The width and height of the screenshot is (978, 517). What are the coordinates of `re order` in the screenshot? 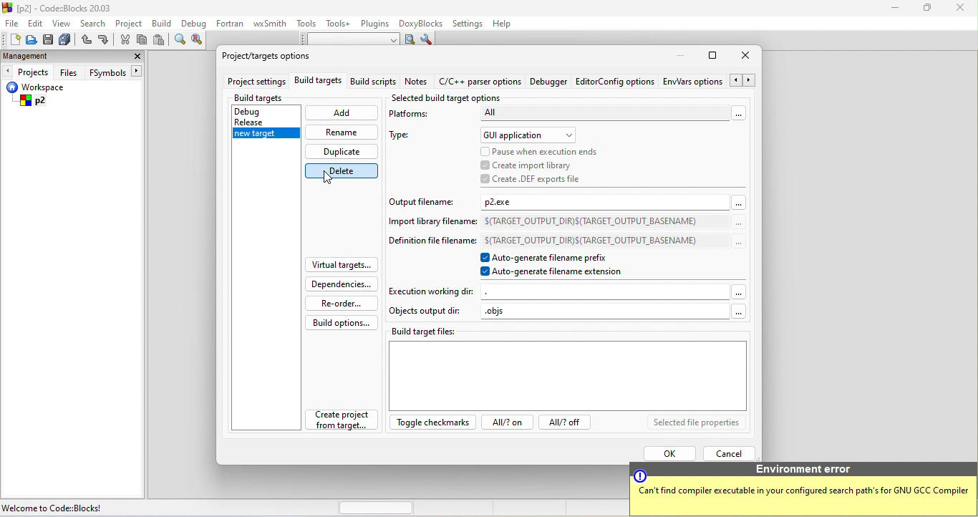 It's located at (339, 303).